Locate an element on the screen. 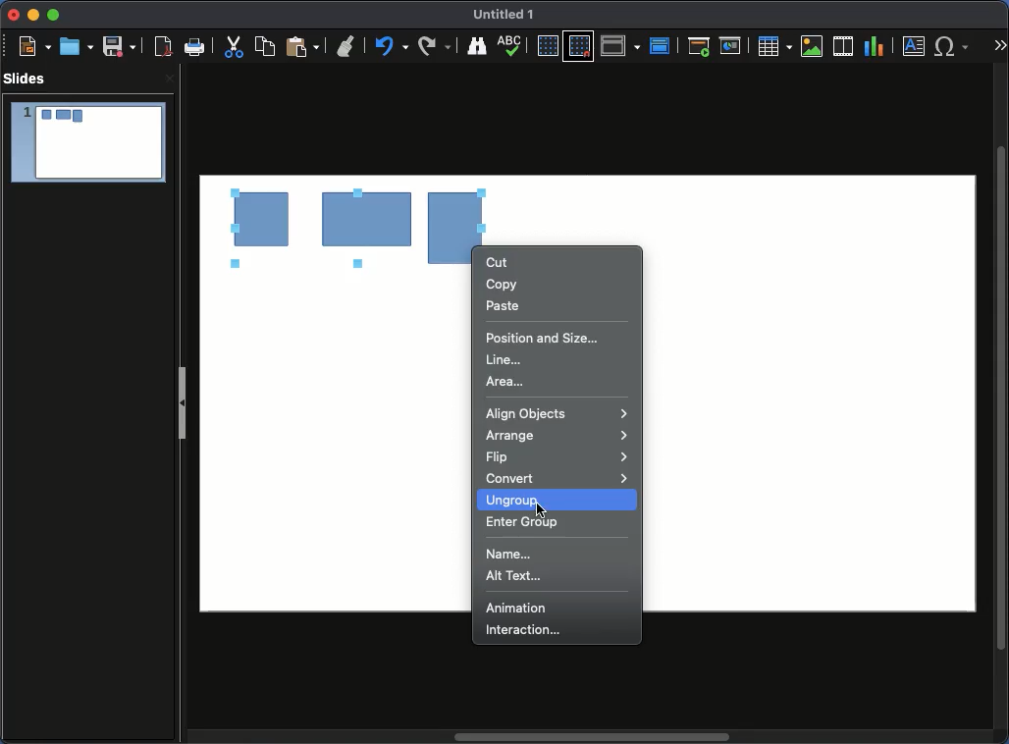  Enter group is located at coordinates (523, 525).